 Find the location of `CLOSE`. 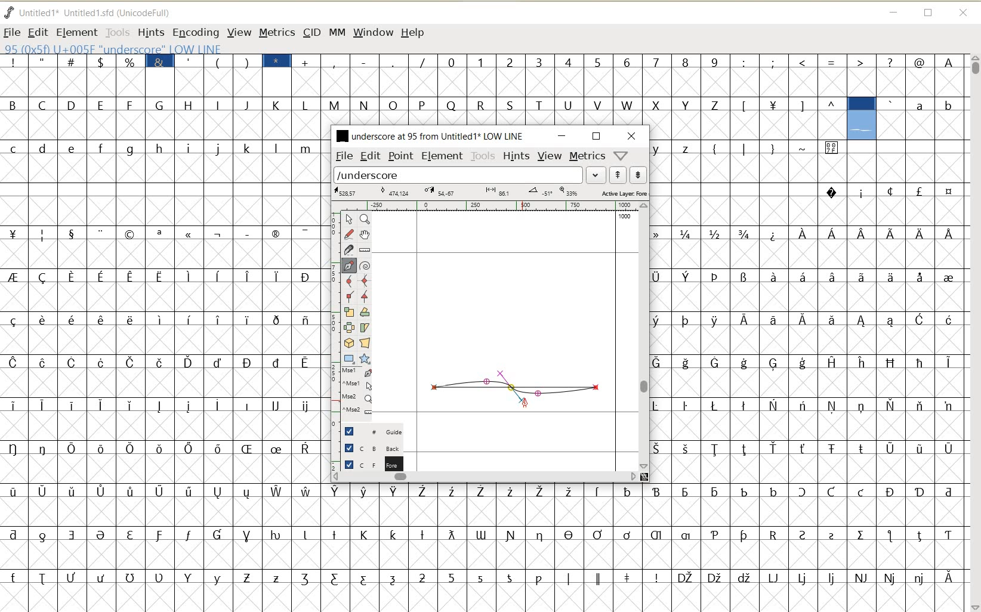

CLOSE is located at coordinates (964, 14).